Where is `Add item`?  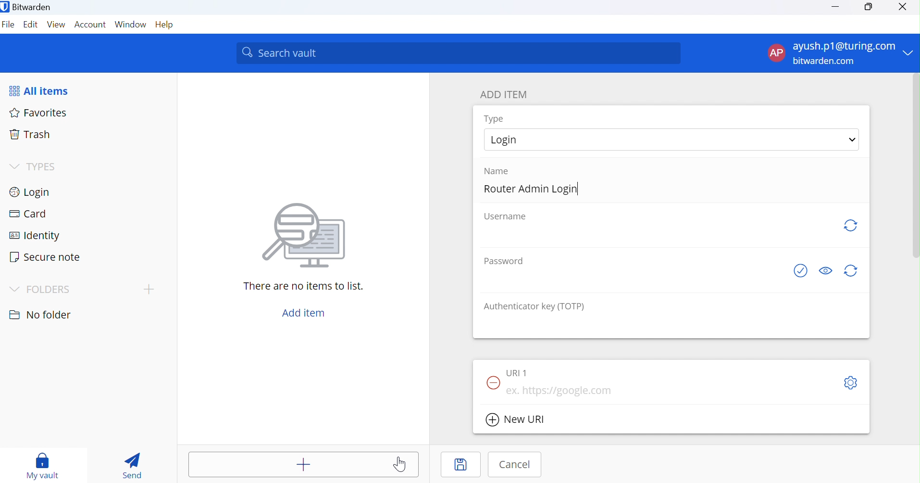 Add item is located at coordinates (303, 464).